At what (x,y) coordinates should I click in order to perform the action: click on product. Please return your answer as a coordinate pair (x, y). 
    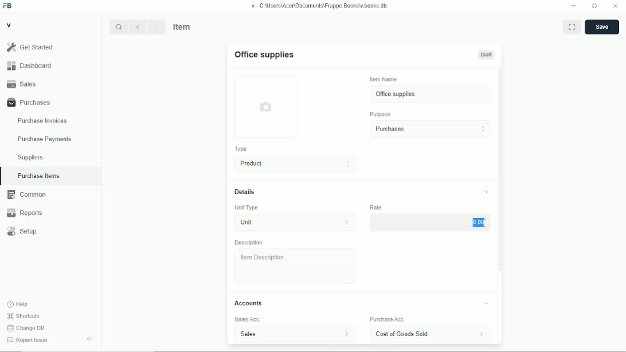
    Looking at the image, I should click on (296, 163).